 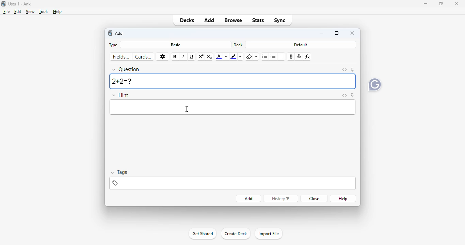 I want to click on italic, so click(x=183, y=57).